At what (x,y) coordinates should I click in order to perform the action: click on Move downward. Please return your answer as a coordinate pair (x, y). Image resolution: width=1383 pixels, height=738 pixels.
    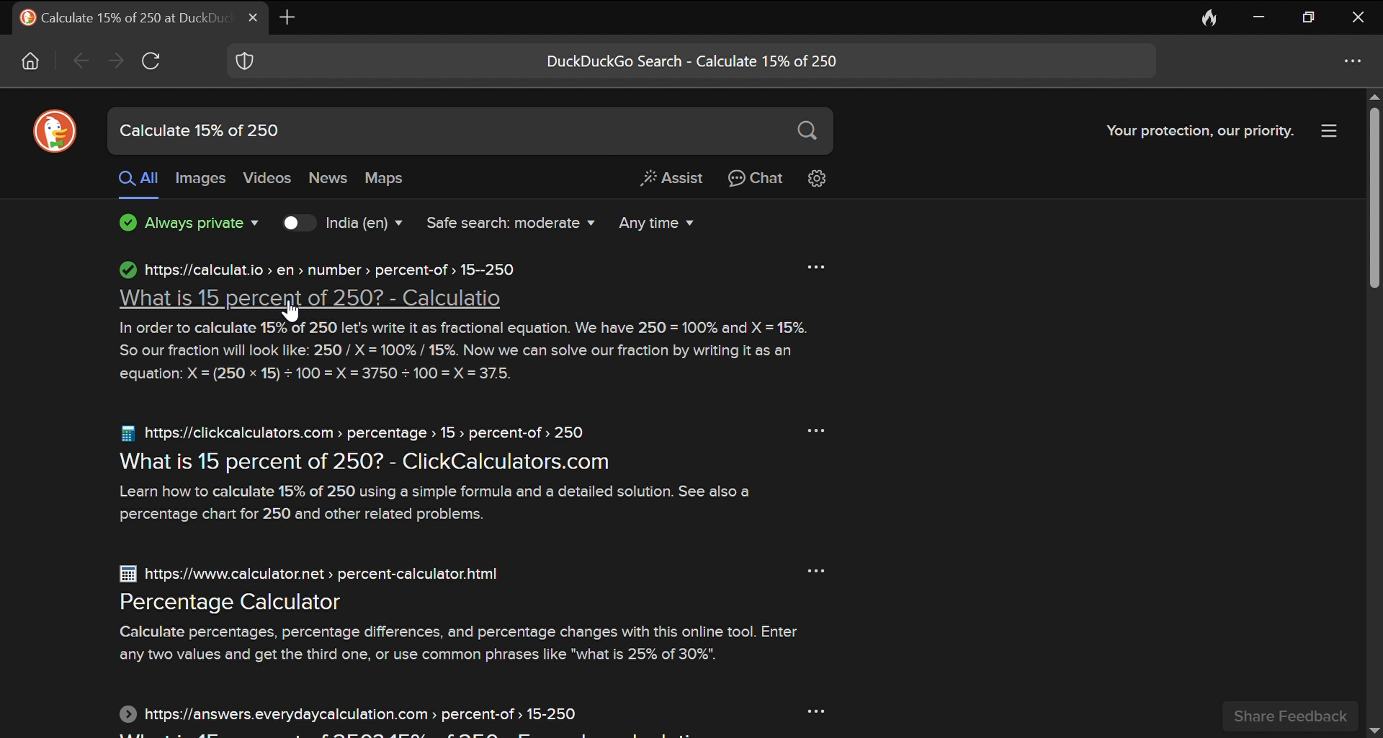
    Looking at the image, I should click on (1374, 730).